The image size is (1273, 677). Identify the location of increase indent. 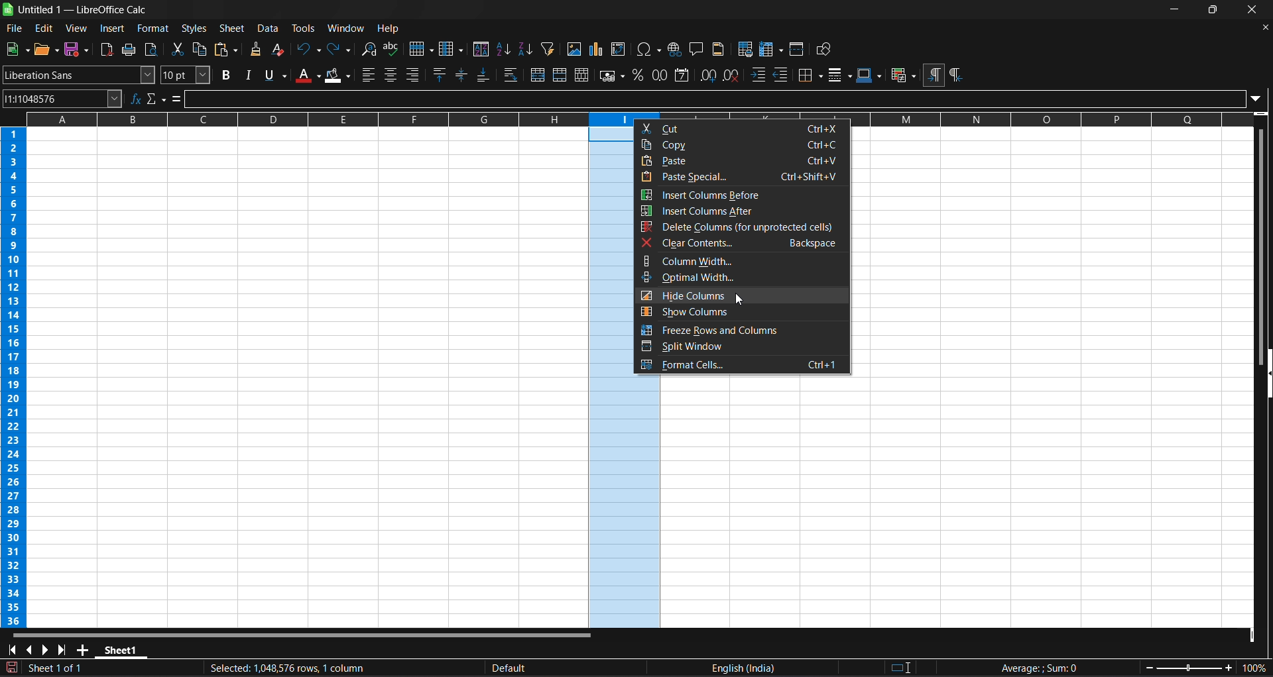
(758, 74).